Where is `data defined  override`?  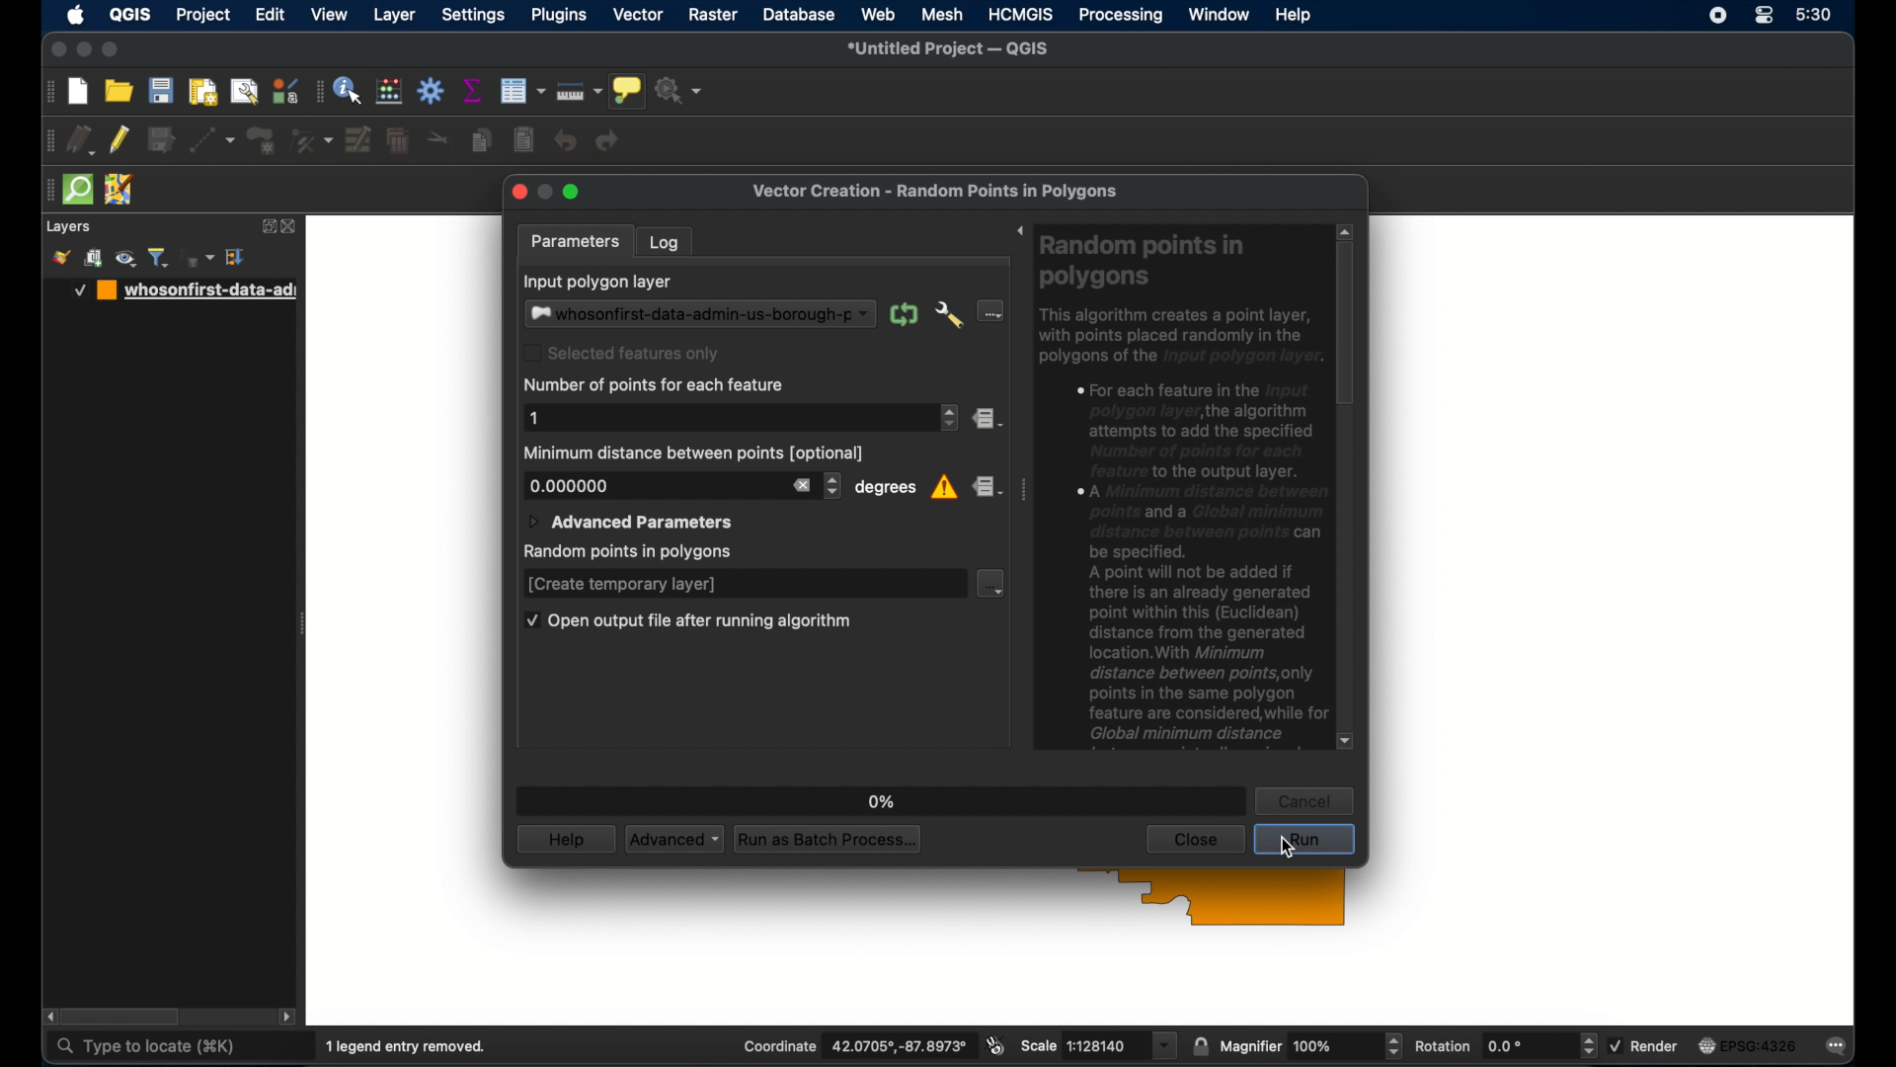 data defined  override is located at coordinates (990, 418).